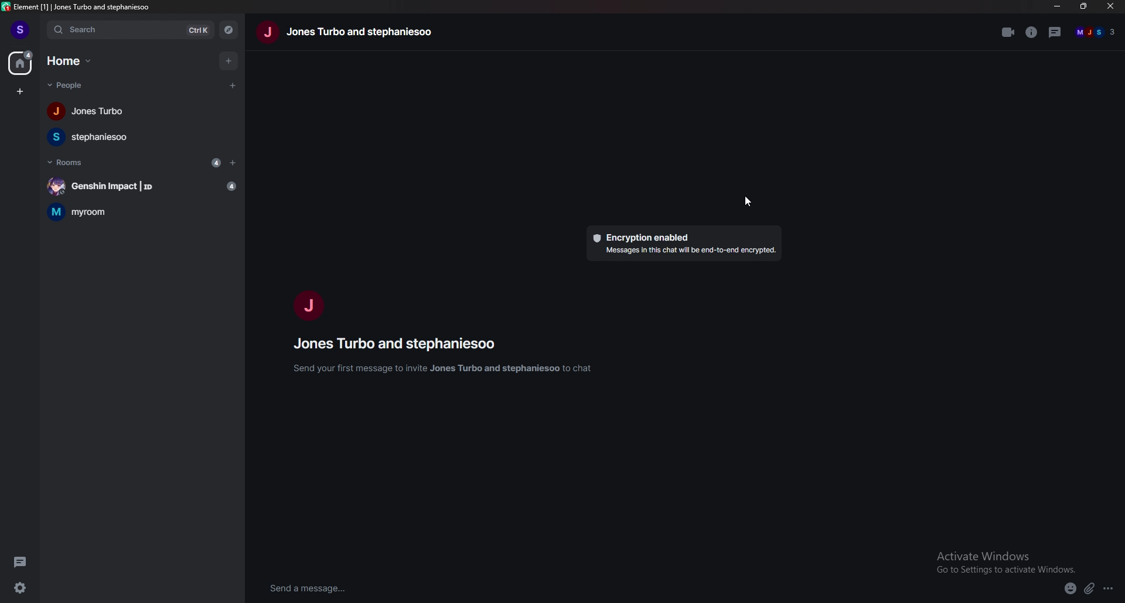 The width and height of the screenshot is (1125, 603). What do you see at coordinates (66, 162) in the screenshot?
I see `rooms` at bounding box center [66, 162].